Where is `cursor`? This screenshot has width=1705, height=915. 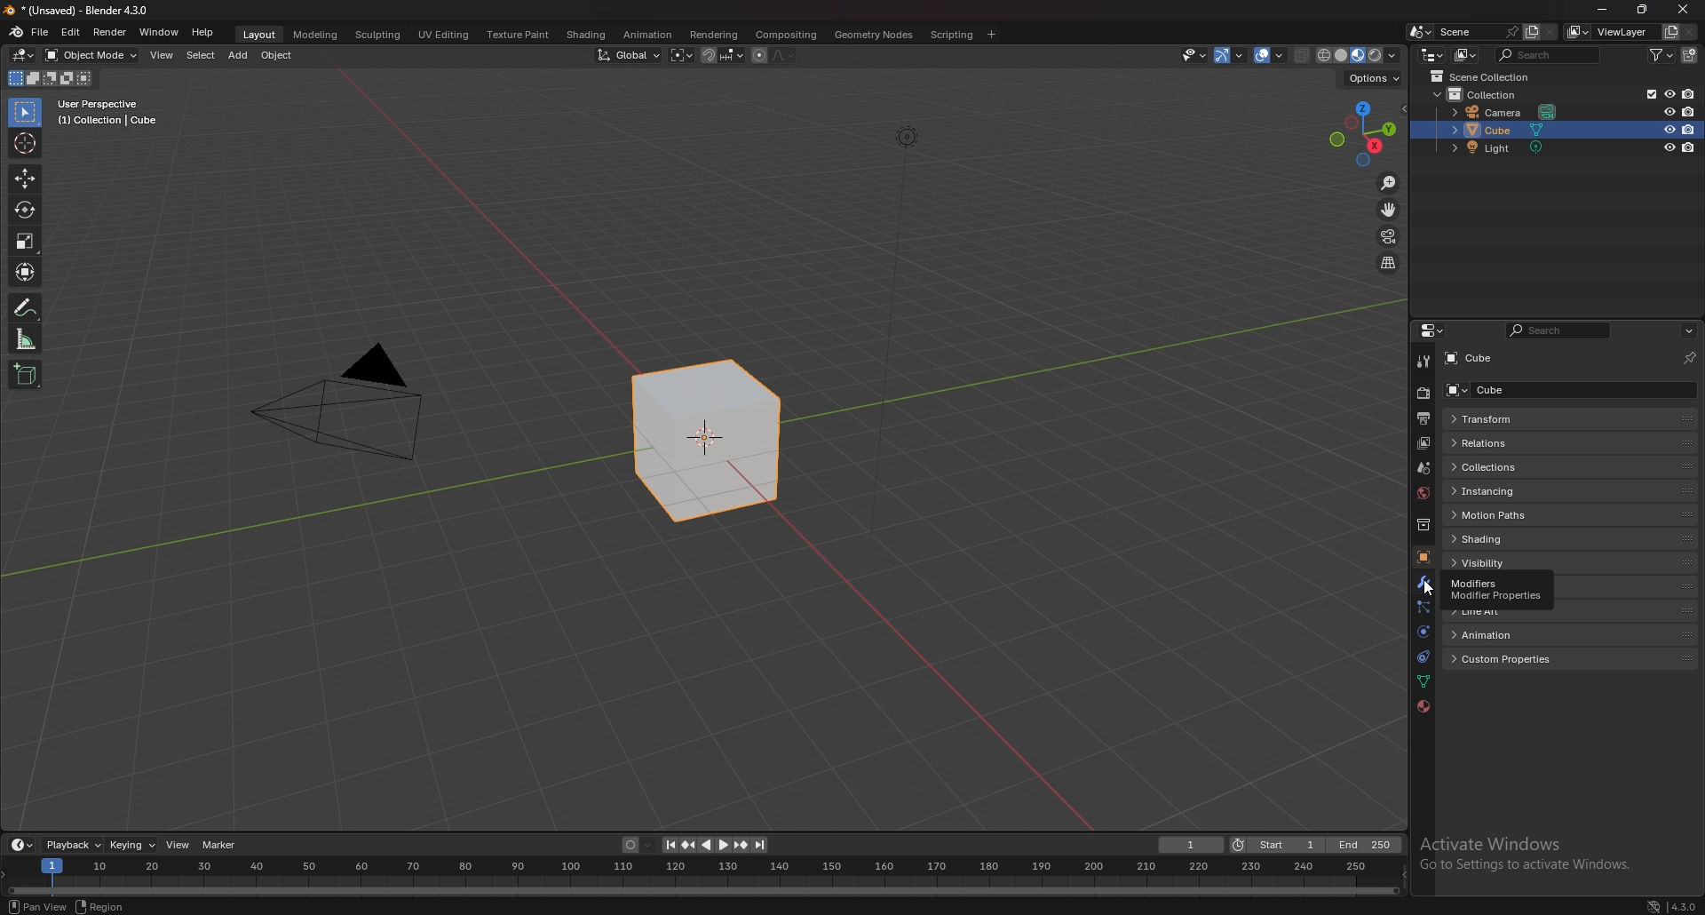
cursor is located at coordinates (1429, 590).